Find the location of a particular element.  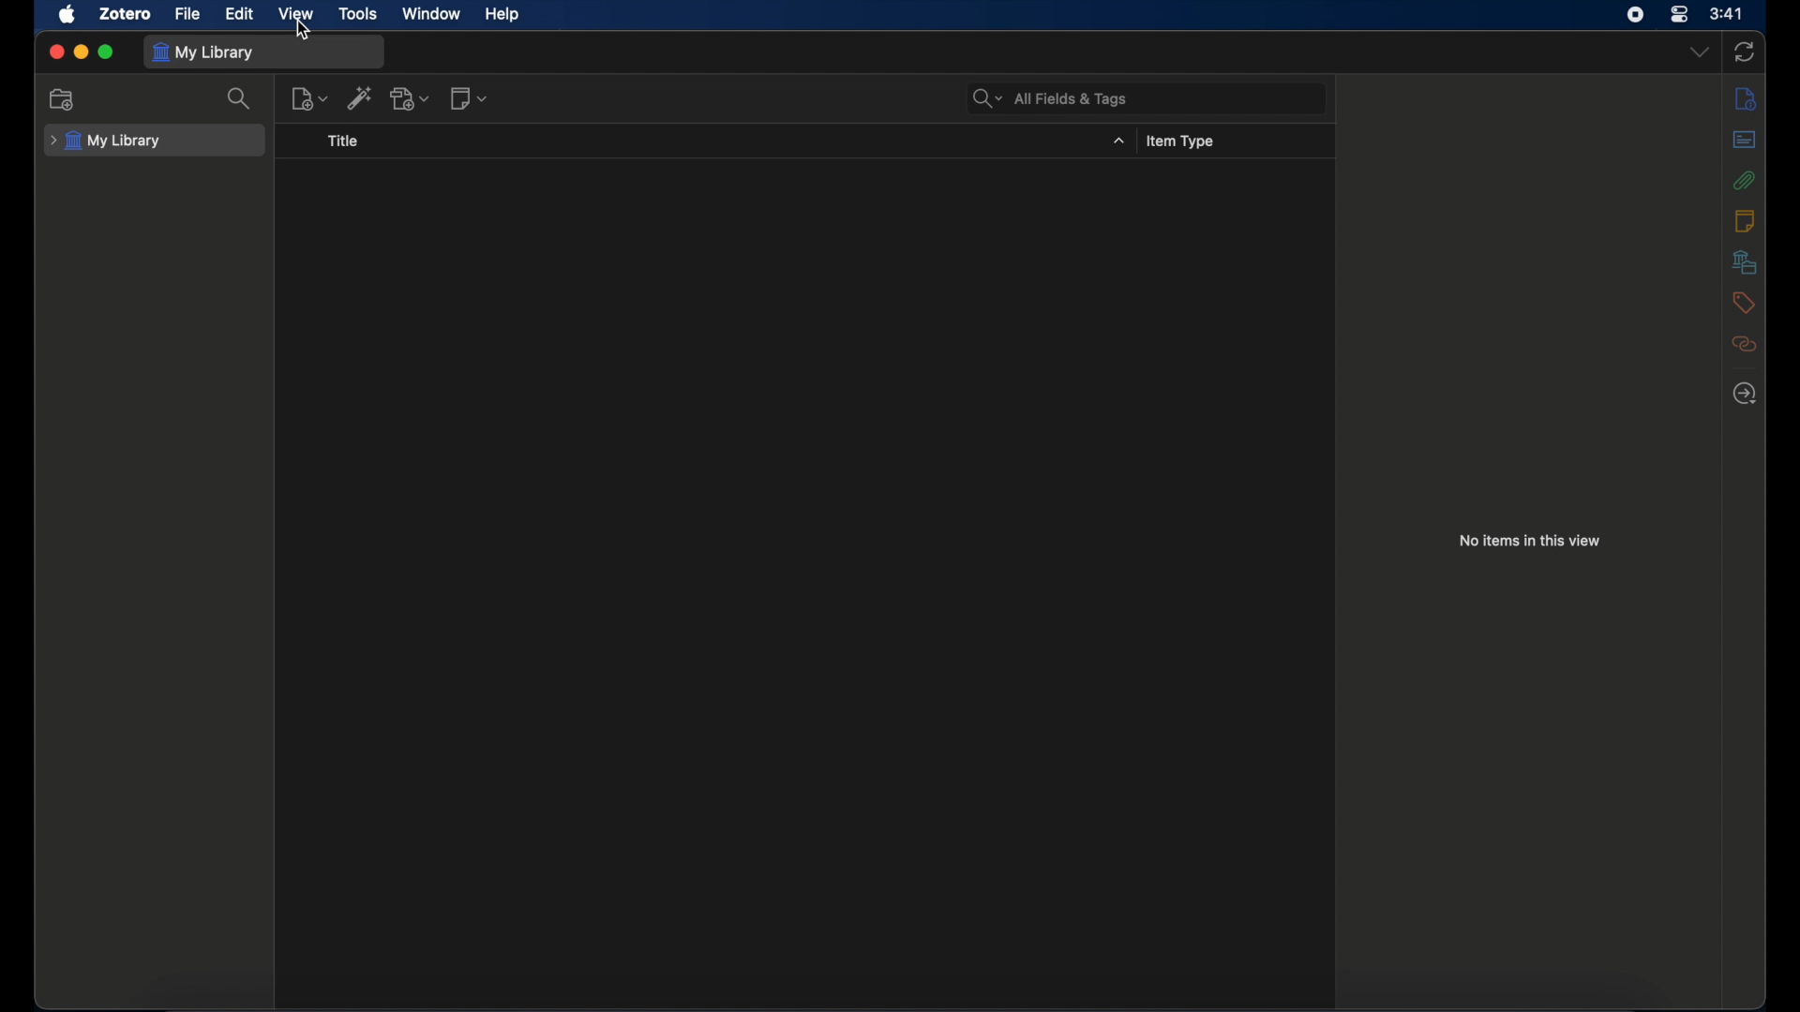

add attachment is located at coordinates (411, 98).